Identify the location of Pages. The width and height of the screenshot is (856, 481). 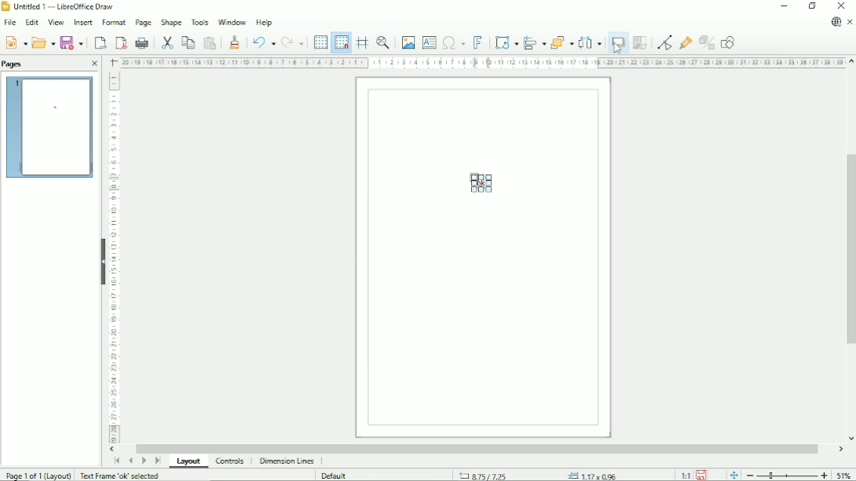
(16, 64).